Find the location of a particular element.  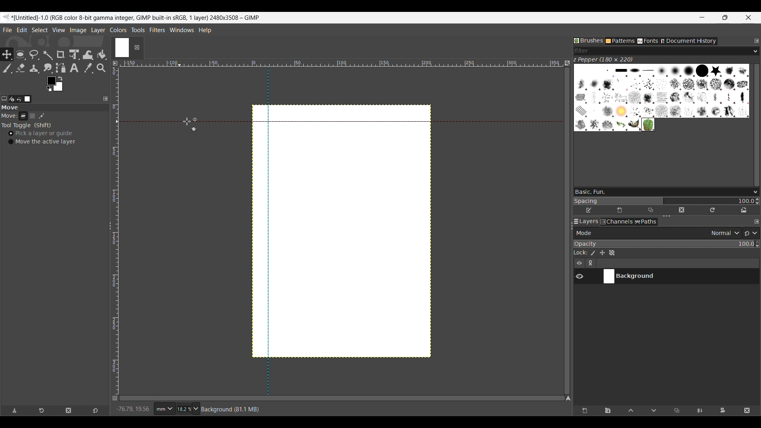

Foreground color is located at coordinates (54, 84).